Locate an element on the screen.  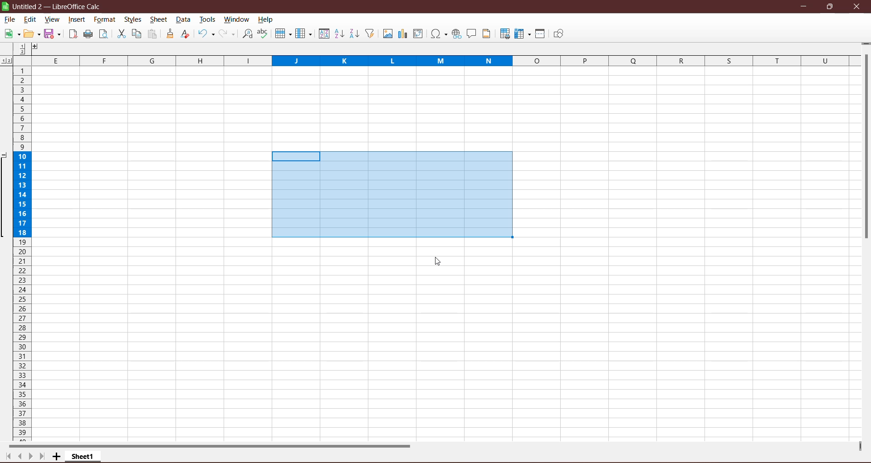
Print is located at coordinates (88, 34).